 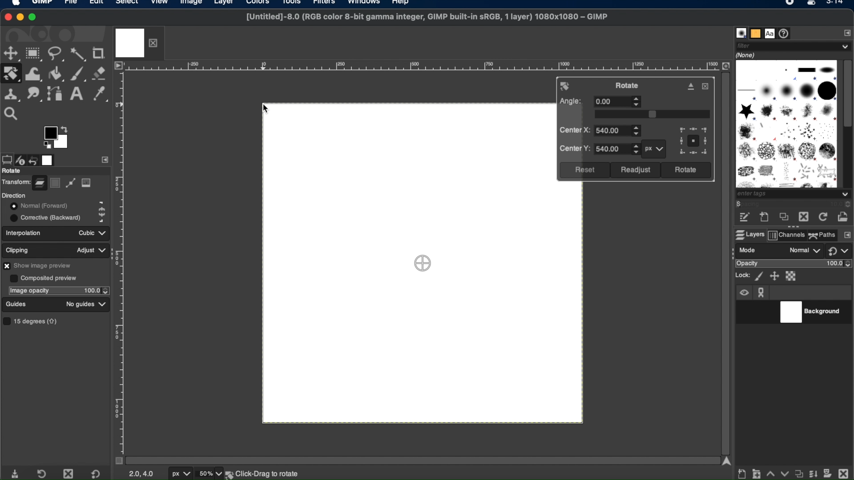 I want to click on mode, so click(x=749, y=250).